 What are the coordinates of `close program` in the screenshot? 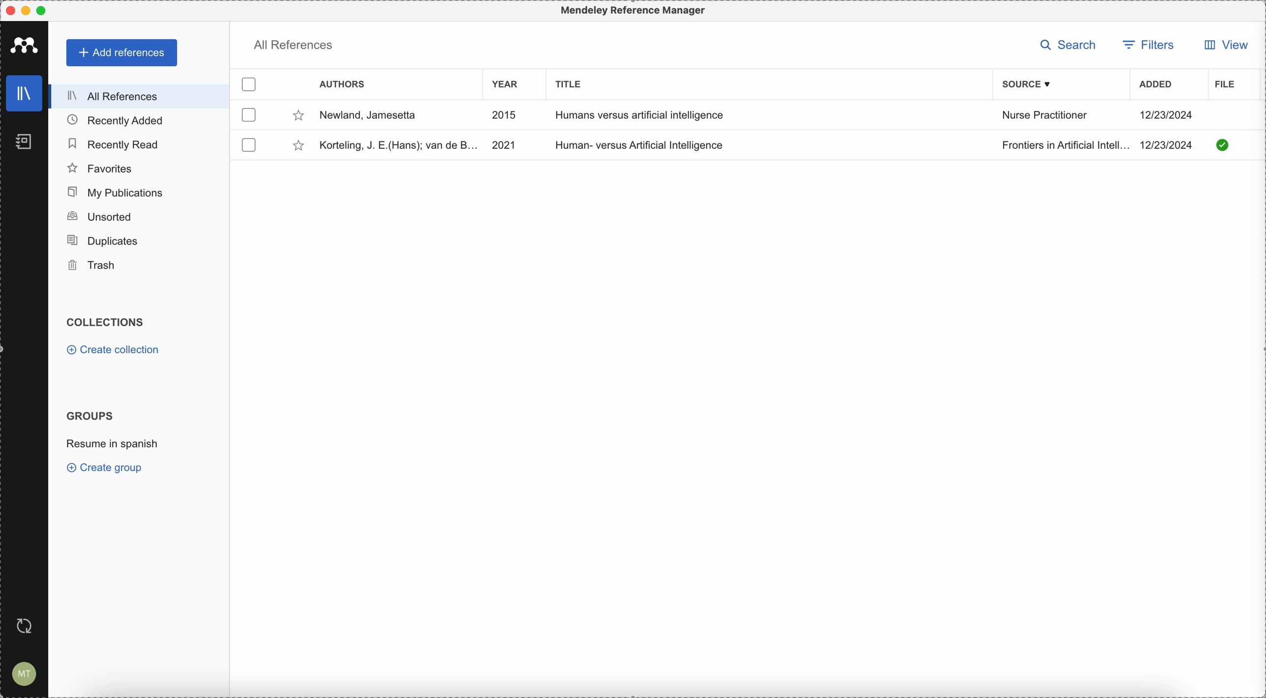 It's located at (8, 8).